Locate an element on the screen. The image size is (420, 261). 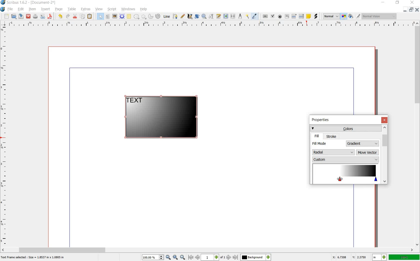
zoom out is located at coordinates (168, 257).